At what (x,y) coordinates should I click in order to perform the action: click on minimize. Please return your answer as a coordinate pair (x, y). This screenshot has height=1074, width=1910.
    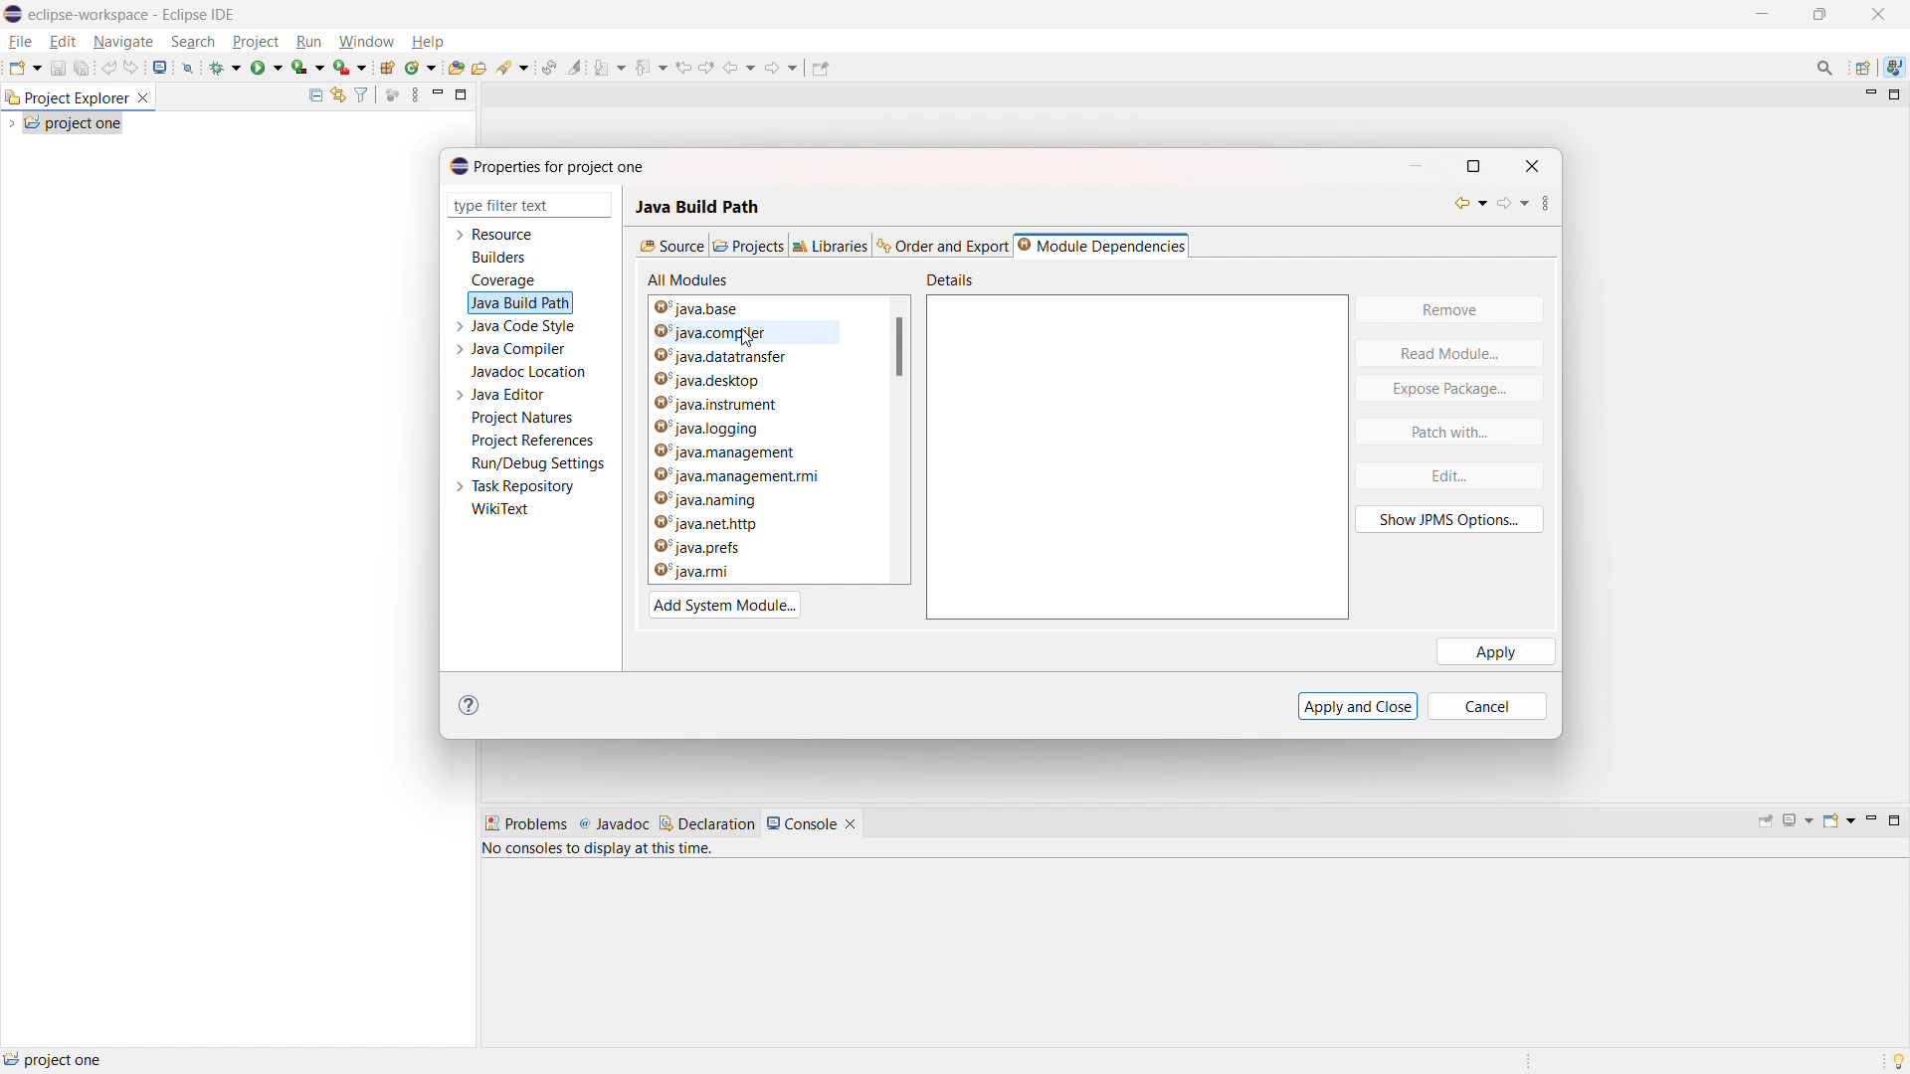
    Looking at the image, I should click on (1869, 821).